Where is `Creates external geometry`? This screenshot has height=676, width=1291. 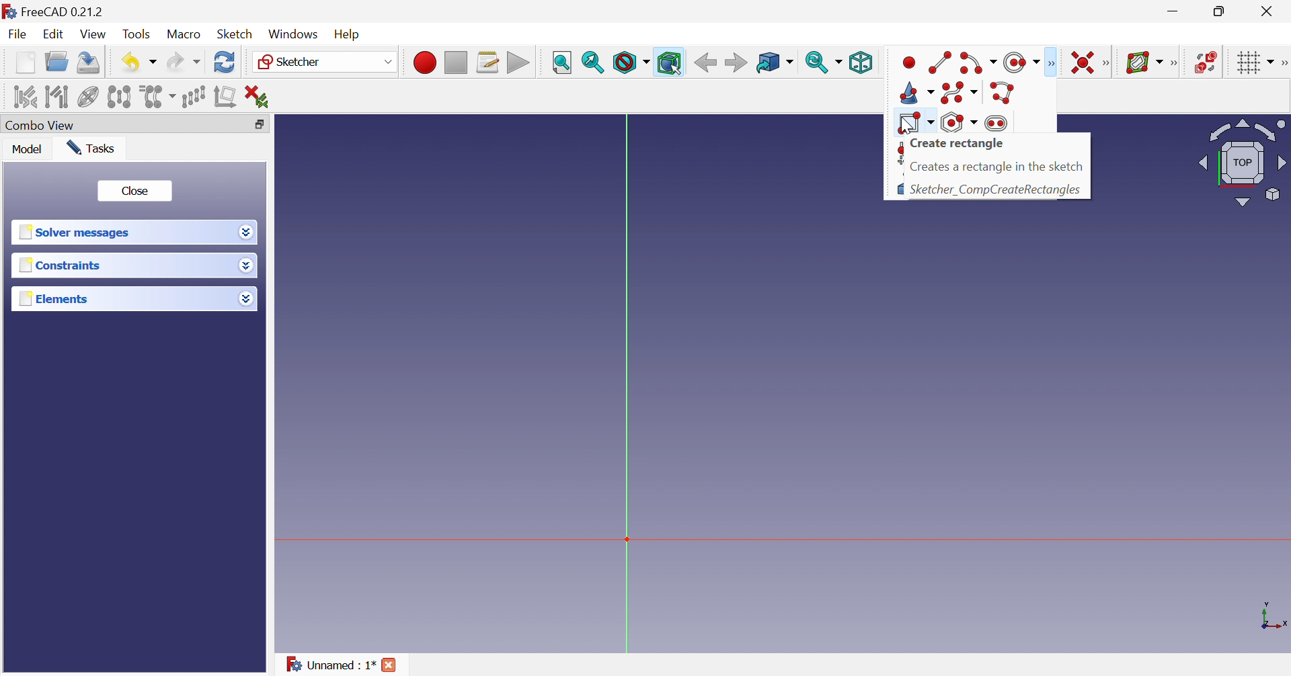 Creates external geometry is located at coordinates (896, 189).